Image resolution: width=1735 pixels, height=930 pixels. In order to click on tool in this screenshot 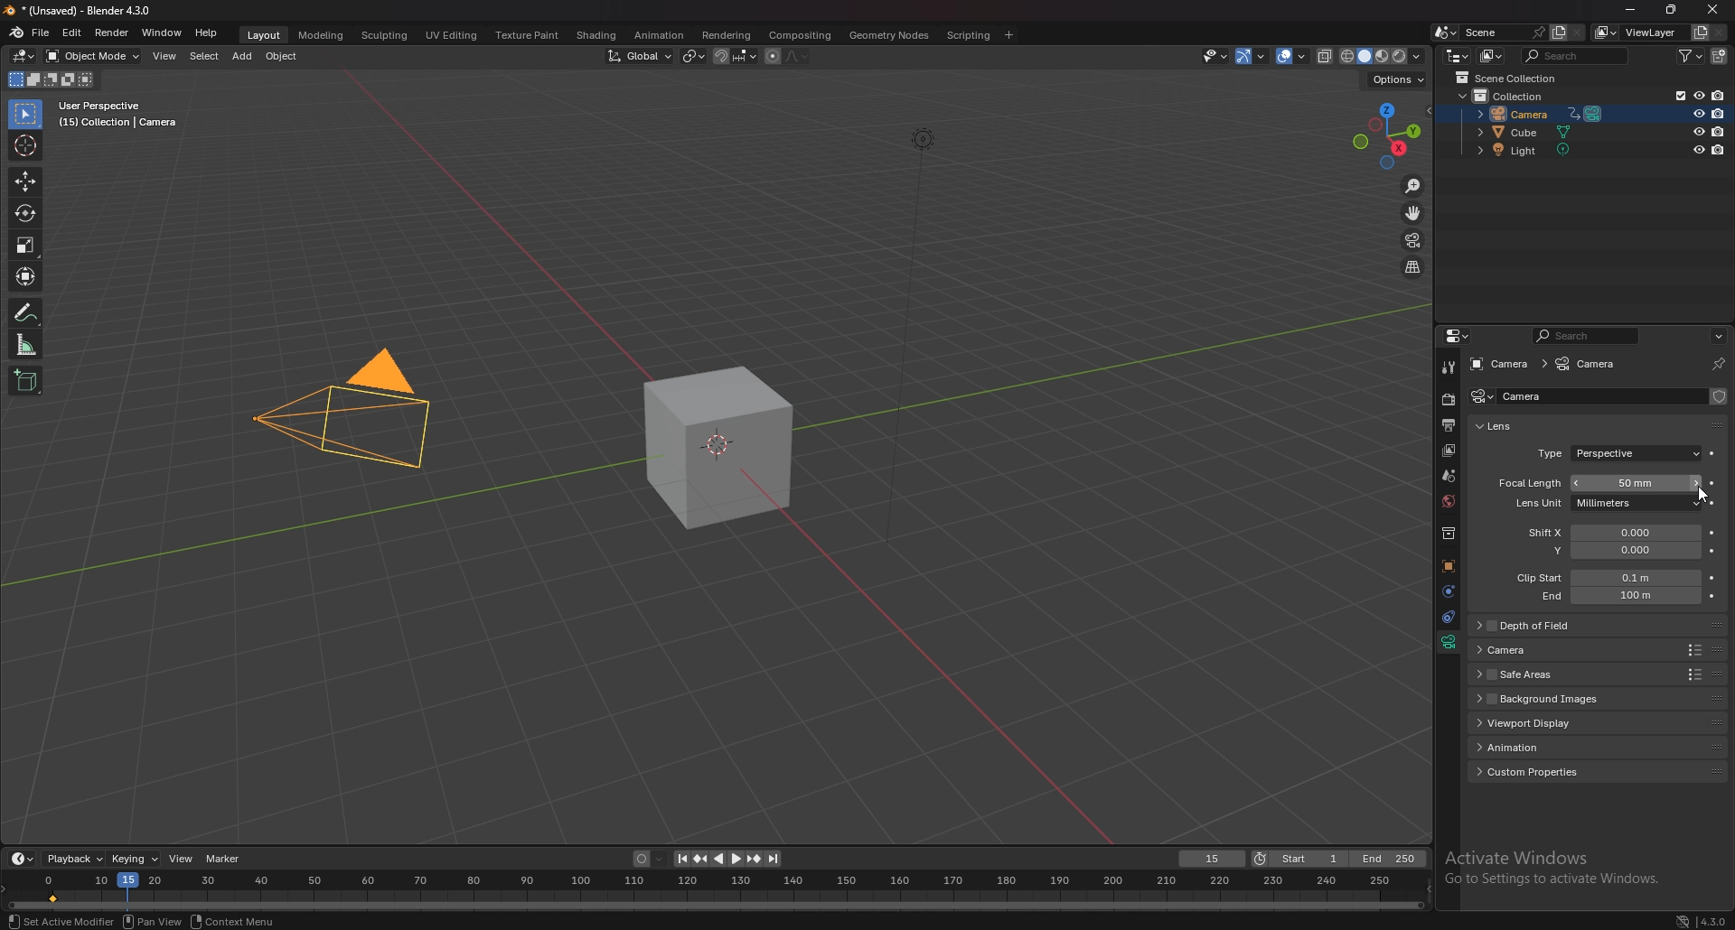, I will do `click(1449, 367)`.